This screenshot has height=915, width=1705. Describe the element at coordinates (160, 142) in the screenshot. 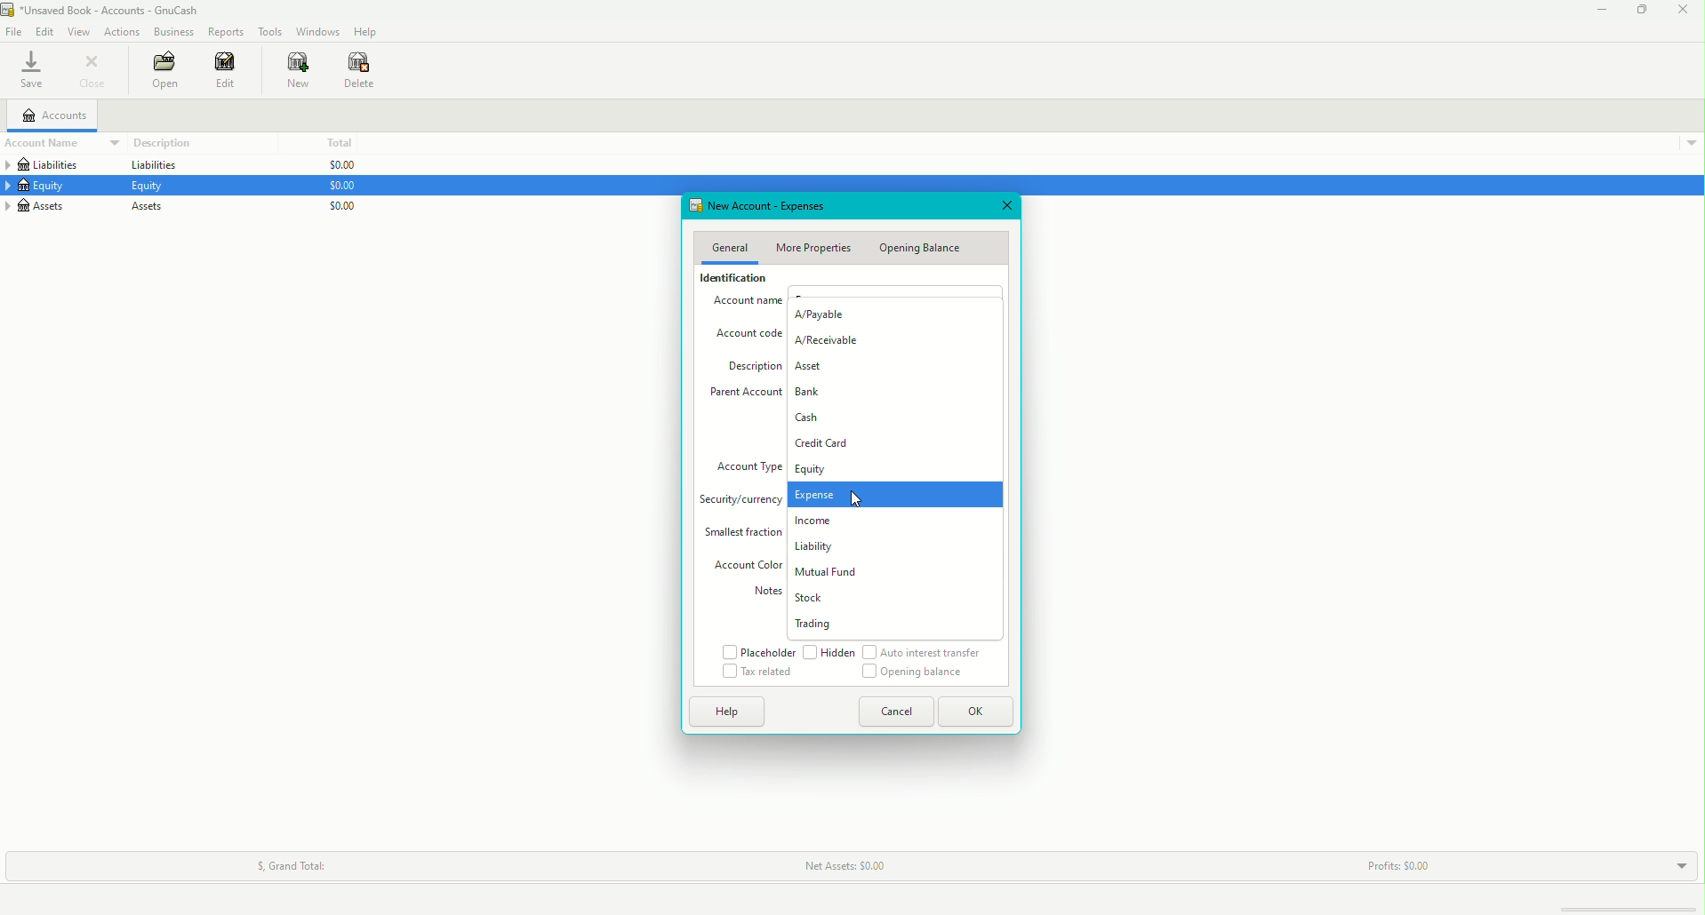

I see `Description` at that location.